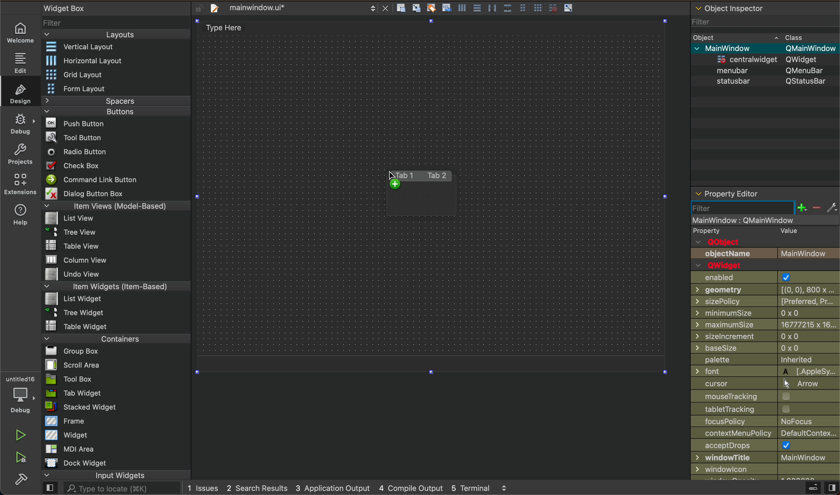  I want to click on size policy, so click(766, 301).